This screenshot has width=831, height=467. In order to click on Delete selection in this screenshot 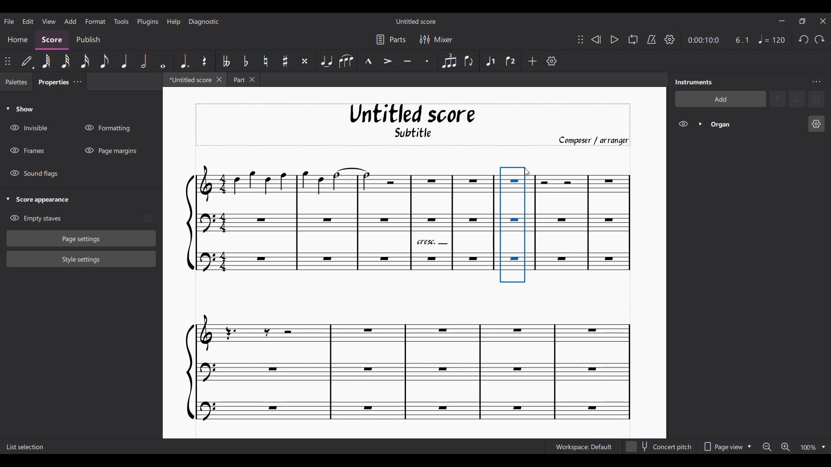, I will do `click(816, 99)`.